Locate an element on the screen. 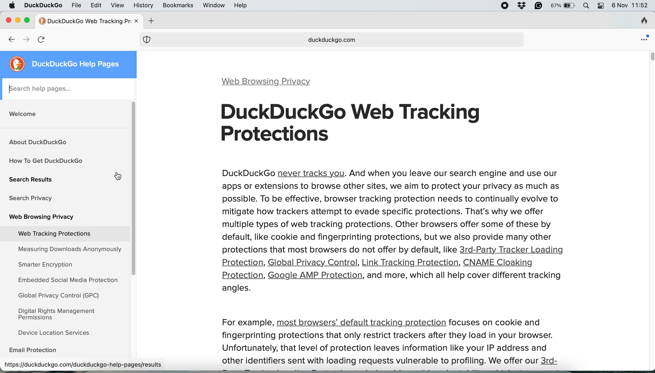 Image resolution: width=655 pixels, height=373 pixels. close is located at coordinates (7, 20).